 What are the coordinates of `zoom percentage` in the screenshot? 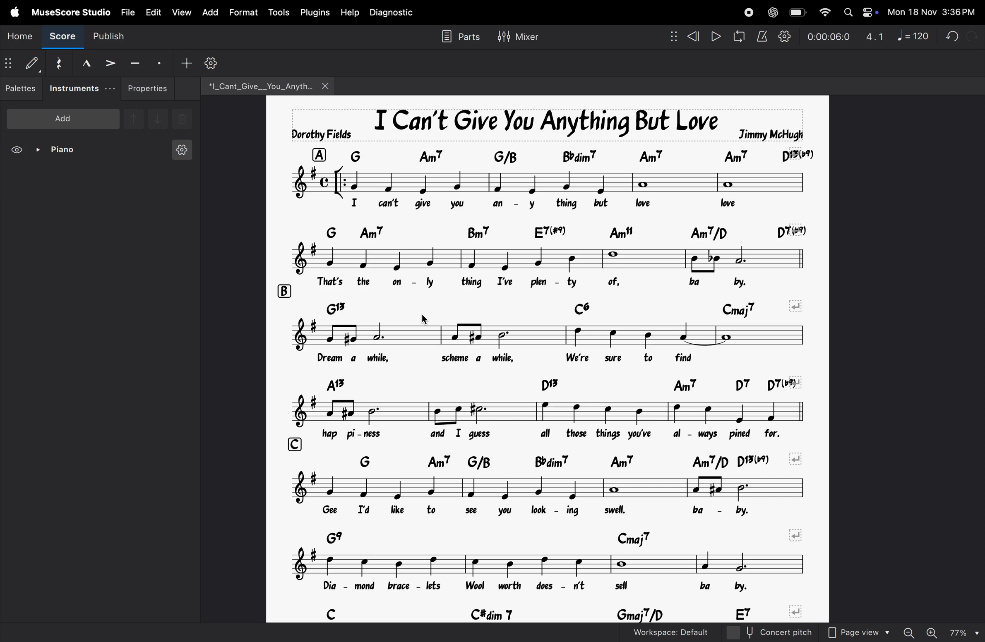 It's located at (965, 632).